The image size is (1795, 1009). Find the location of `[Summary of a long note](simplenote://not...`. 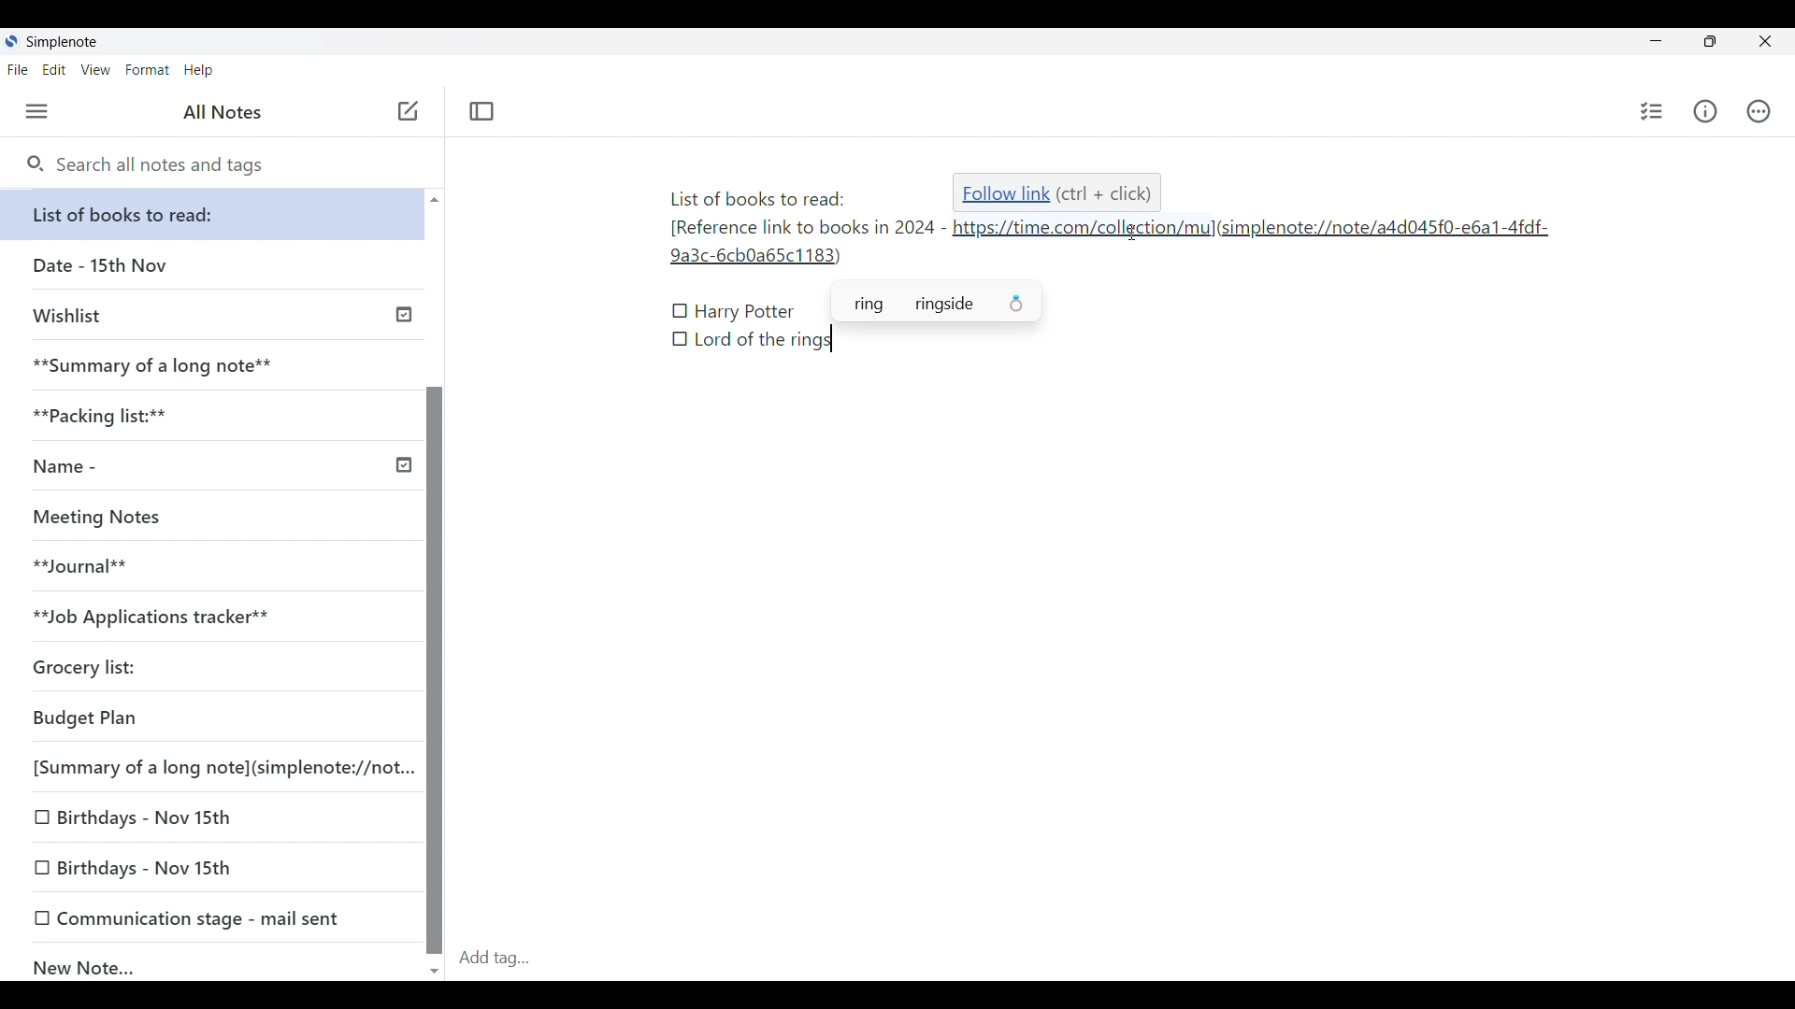

[Summary of a long note](simplenote://not... is located at coordinates (218, 767).